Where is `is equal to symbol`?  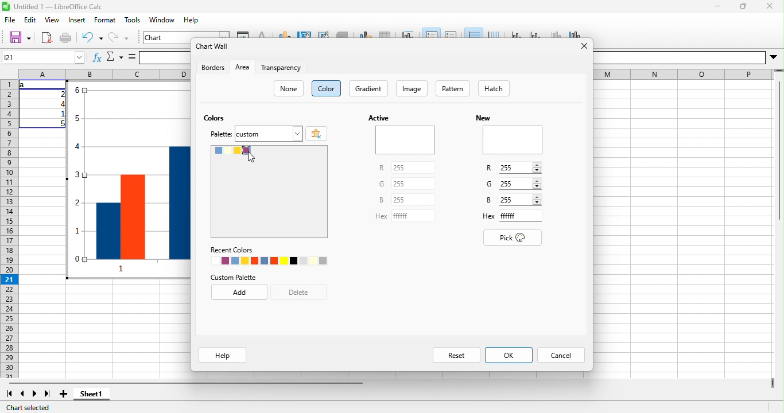 is equal to symbol is located at coordinates (132, 57).